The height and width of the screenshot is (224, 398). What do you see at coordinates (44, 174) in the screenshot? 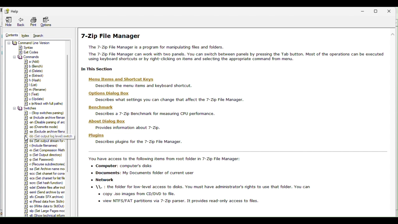
I see `|] scc (Set charset for cons` at bounding box center [44, 174].